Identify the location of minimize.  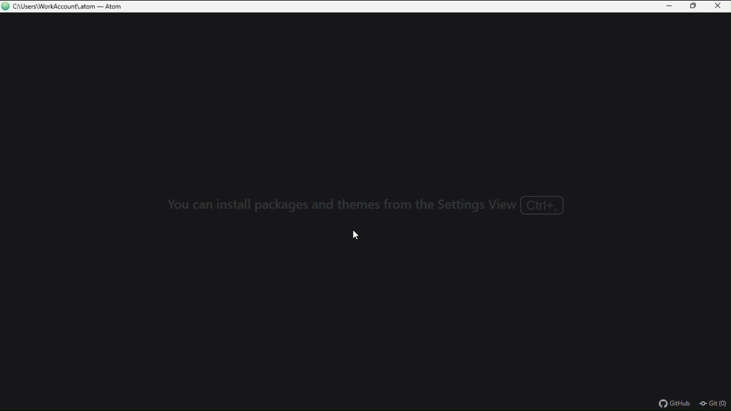
(671, 6).